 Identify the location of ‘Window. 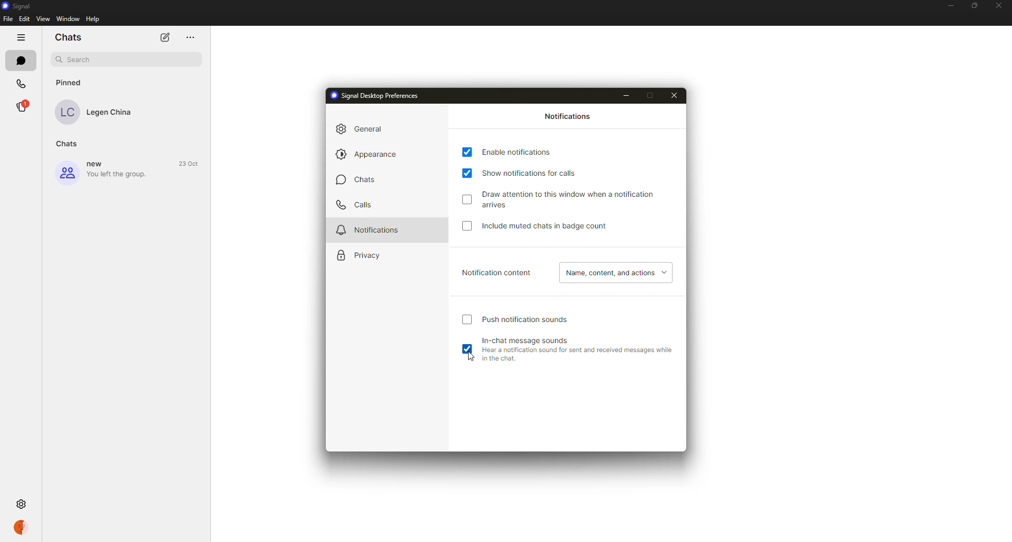
(67, 18).